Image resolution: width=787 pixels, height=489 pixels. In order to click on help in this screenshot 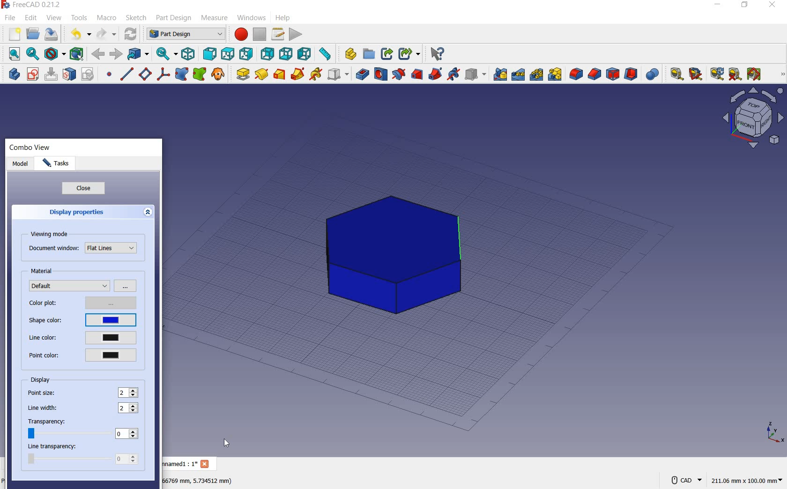, I will do `click(288, 18)`.